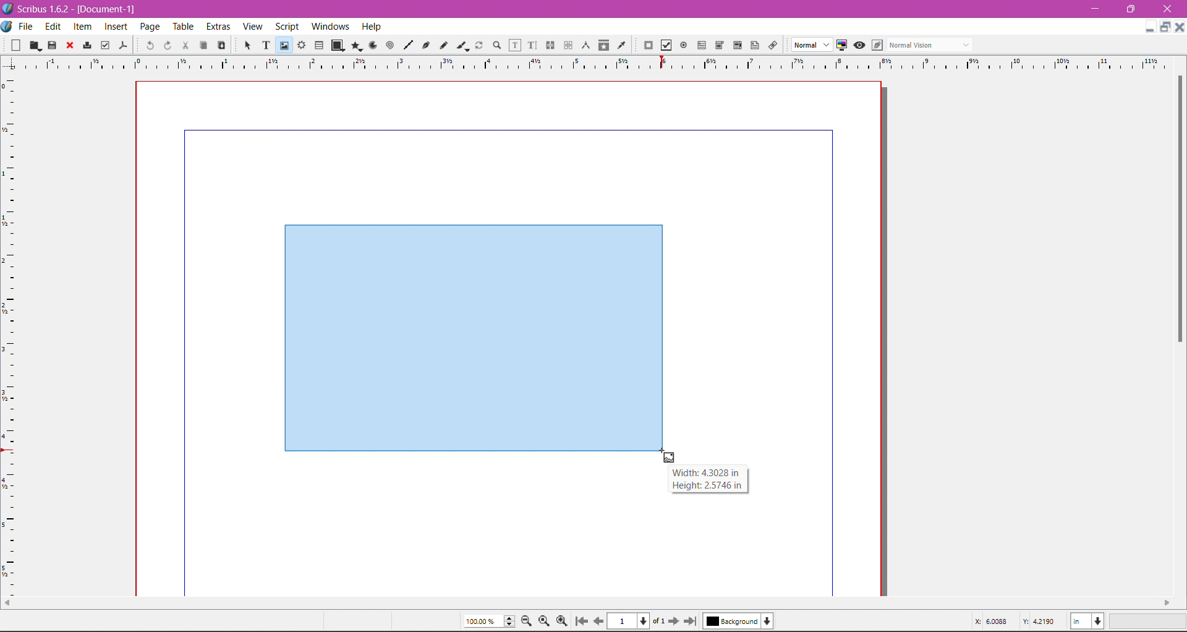  Describe the element at coordinates (527, 621) in the screenshot. I see `Zoom Out by the stepping value in Tools preferences` at that location.